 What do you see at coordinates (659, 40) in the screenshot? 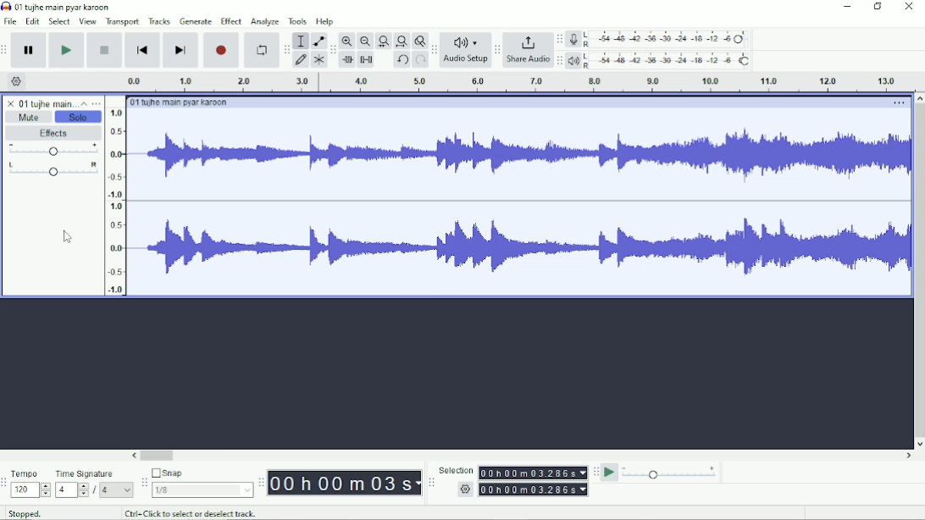
I see `Record meter` at bounding box center [659, 40].